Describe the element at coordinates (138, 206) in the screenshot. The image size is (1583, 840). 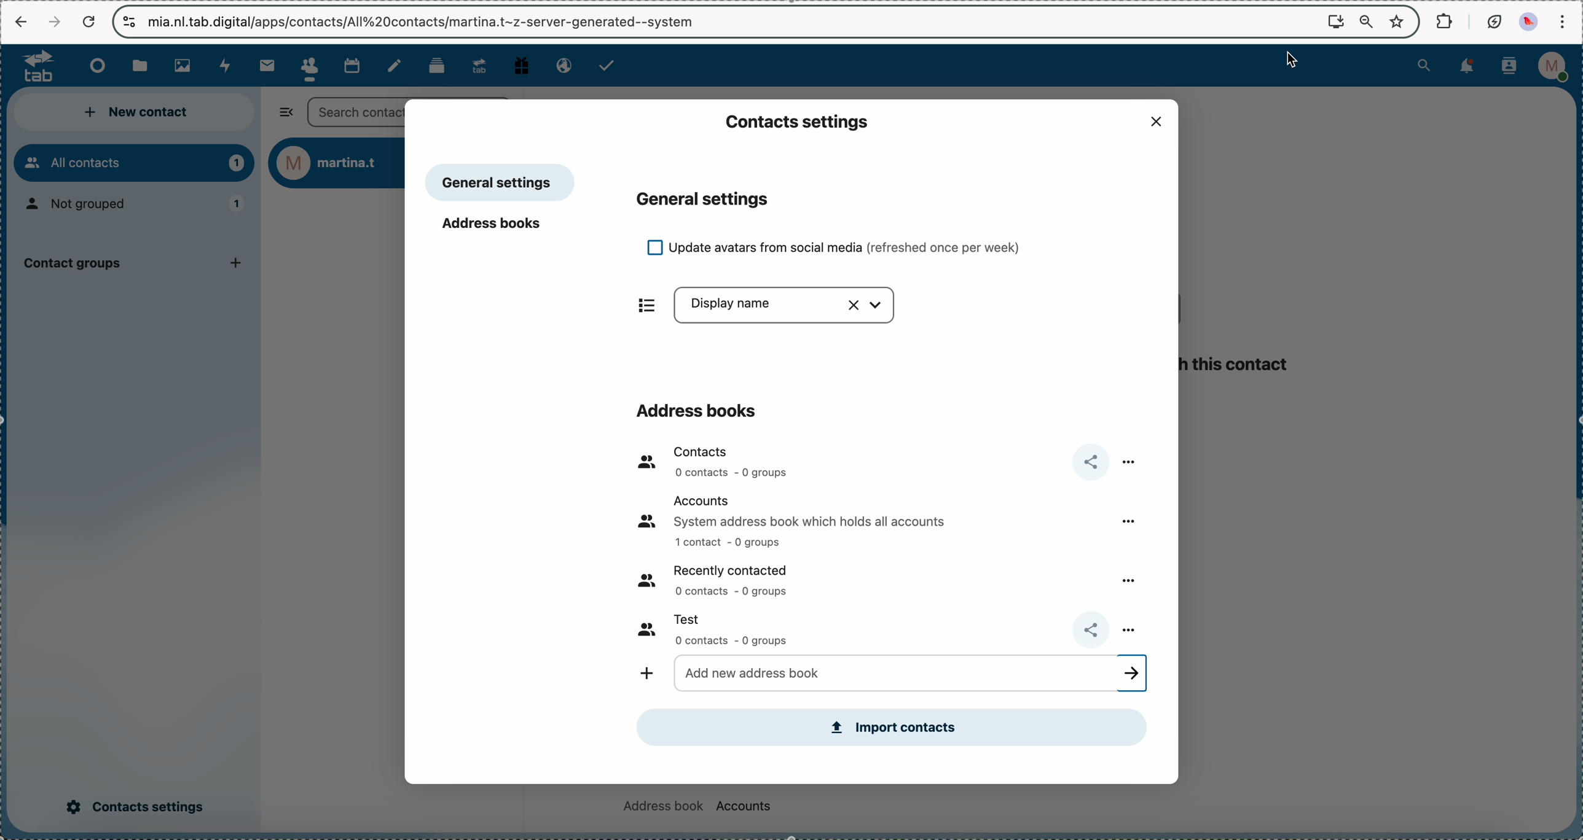
I see `not grouped` at that location.